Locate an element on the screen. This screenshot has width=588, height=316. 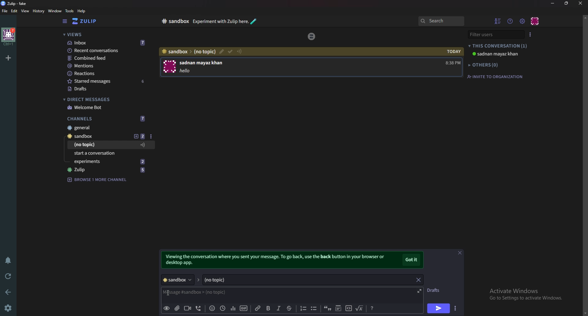
Reactions is located at coordinates (106, 73).